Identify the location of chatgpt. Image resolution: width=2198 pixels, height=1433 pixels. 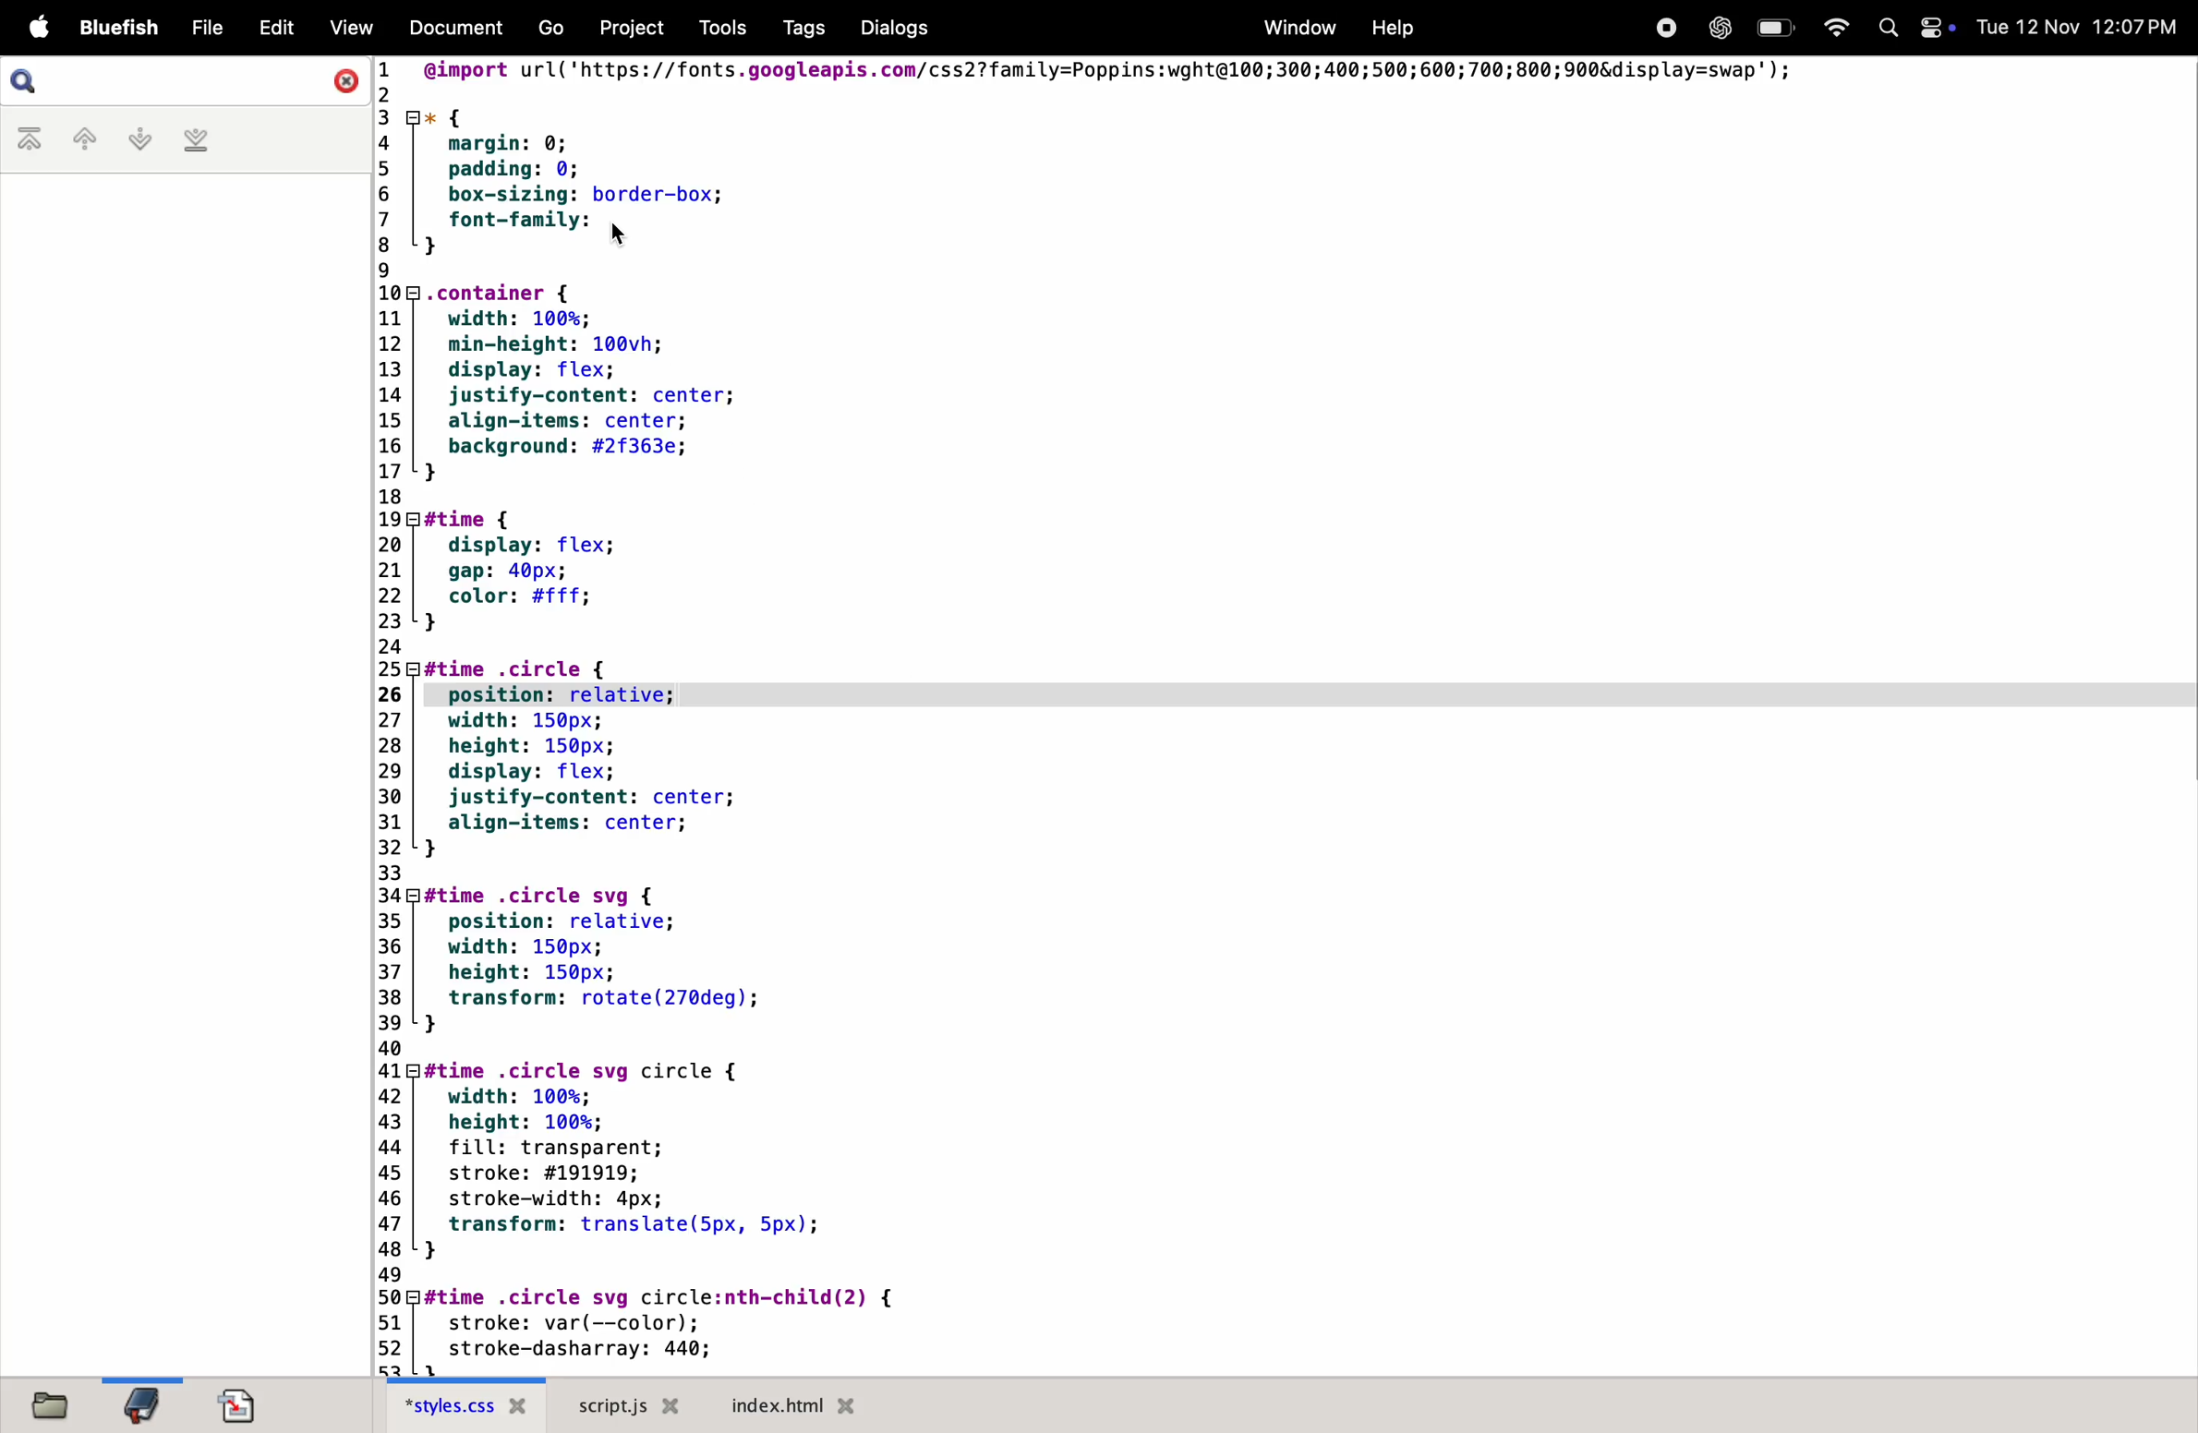
(1715, 28).